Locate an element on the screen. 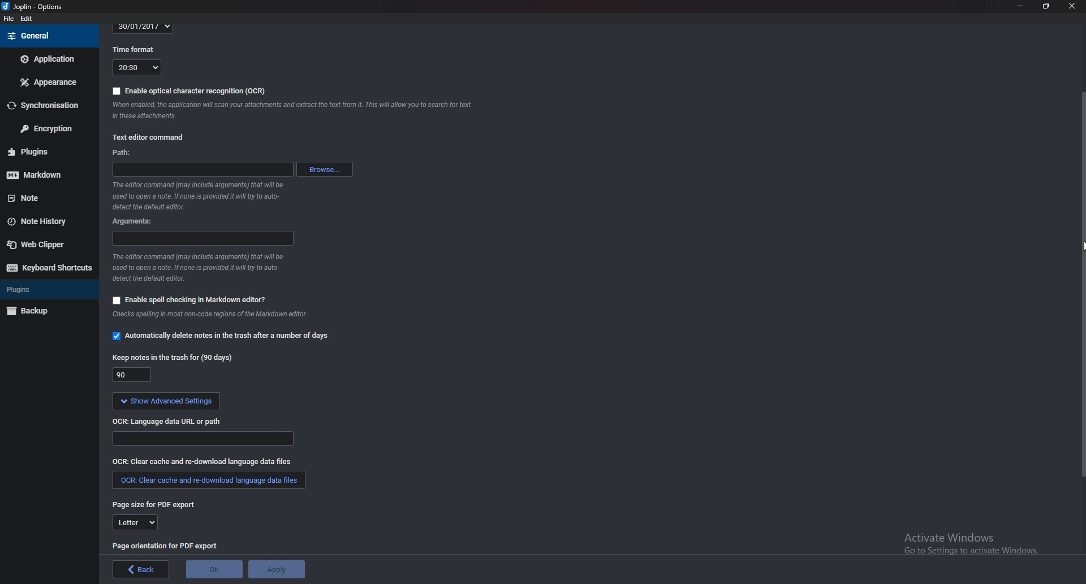  cursor is located at coordinates (1079, 248).